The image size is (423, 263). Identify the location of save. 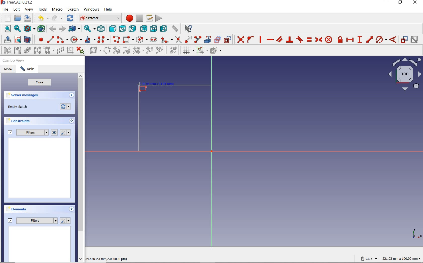
(28, 18).